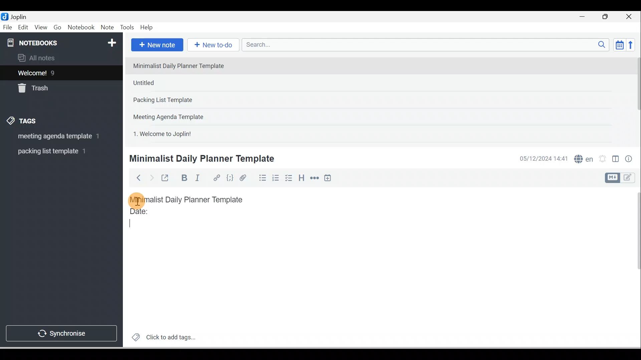 Image resolution: width=641 pixels, height=360 pixels. What do you see at coordinates (301, 177) in the screenshot?
I see `Heading` at bounding box center [301, 177].